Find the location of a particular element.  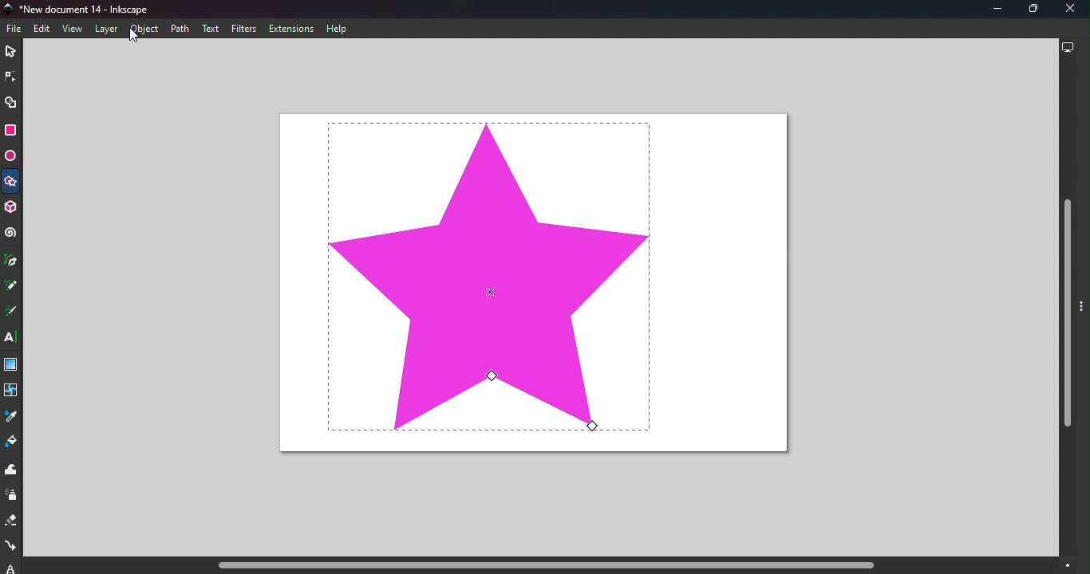

Extensions is located at coordinates (294, 29).